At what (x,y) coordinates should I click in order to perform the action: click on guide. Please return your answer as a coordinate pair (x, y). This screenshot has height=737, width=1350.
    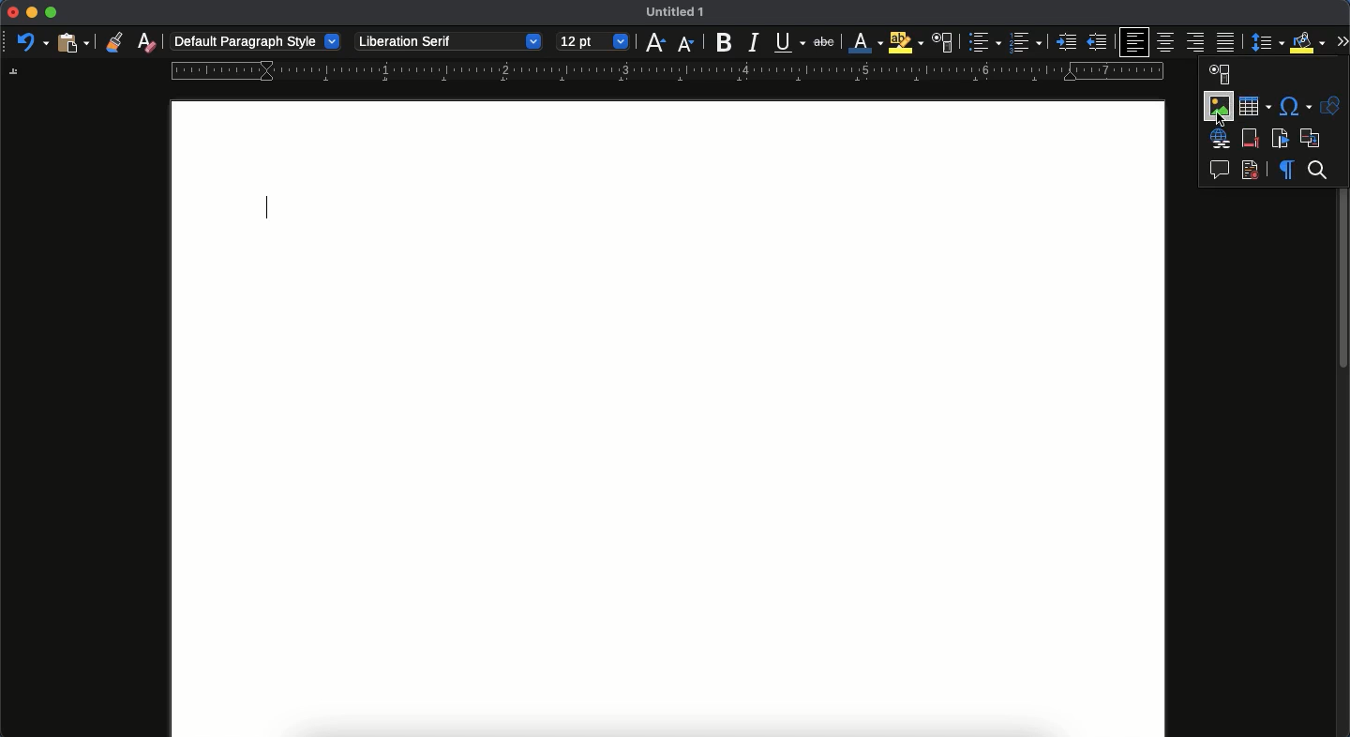
    Looking at the image, I should click on (667, 71).